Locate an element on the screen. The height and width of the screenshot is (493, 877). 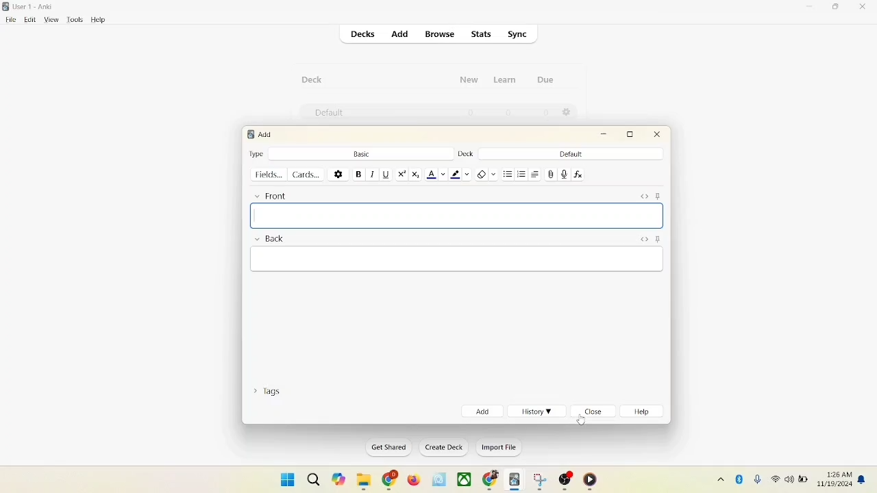
HTML editor is located at coordinates (644, 196).